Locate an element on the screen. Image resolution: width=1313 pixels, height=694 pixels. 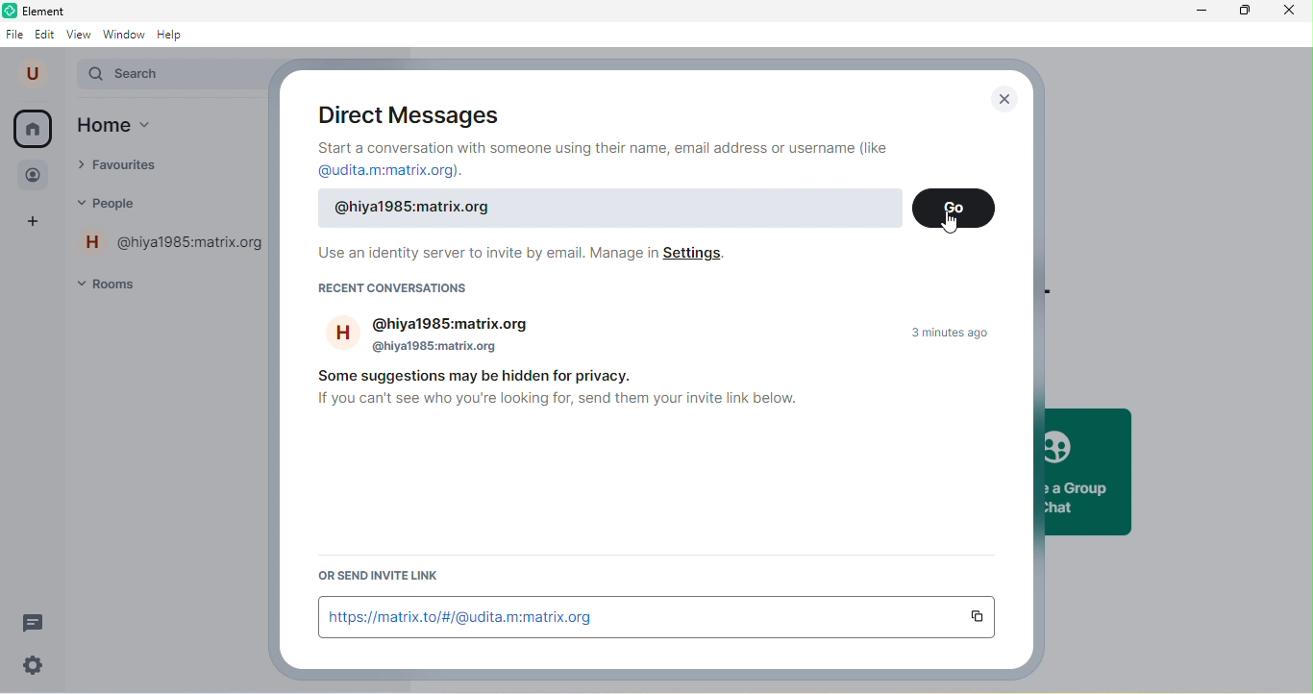
title is located at coordinates (58, 10).